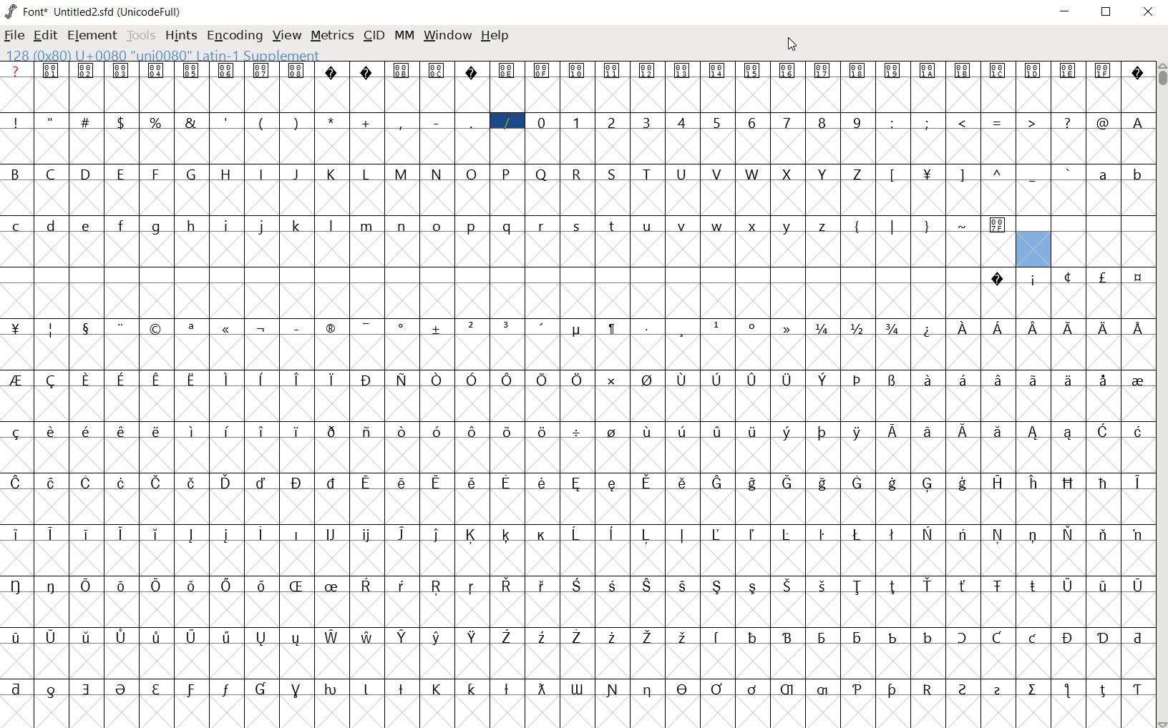  What do you see at coordinates (261, 379) in the screenshot?
I see `glyph` at bounding box center [261, 379].